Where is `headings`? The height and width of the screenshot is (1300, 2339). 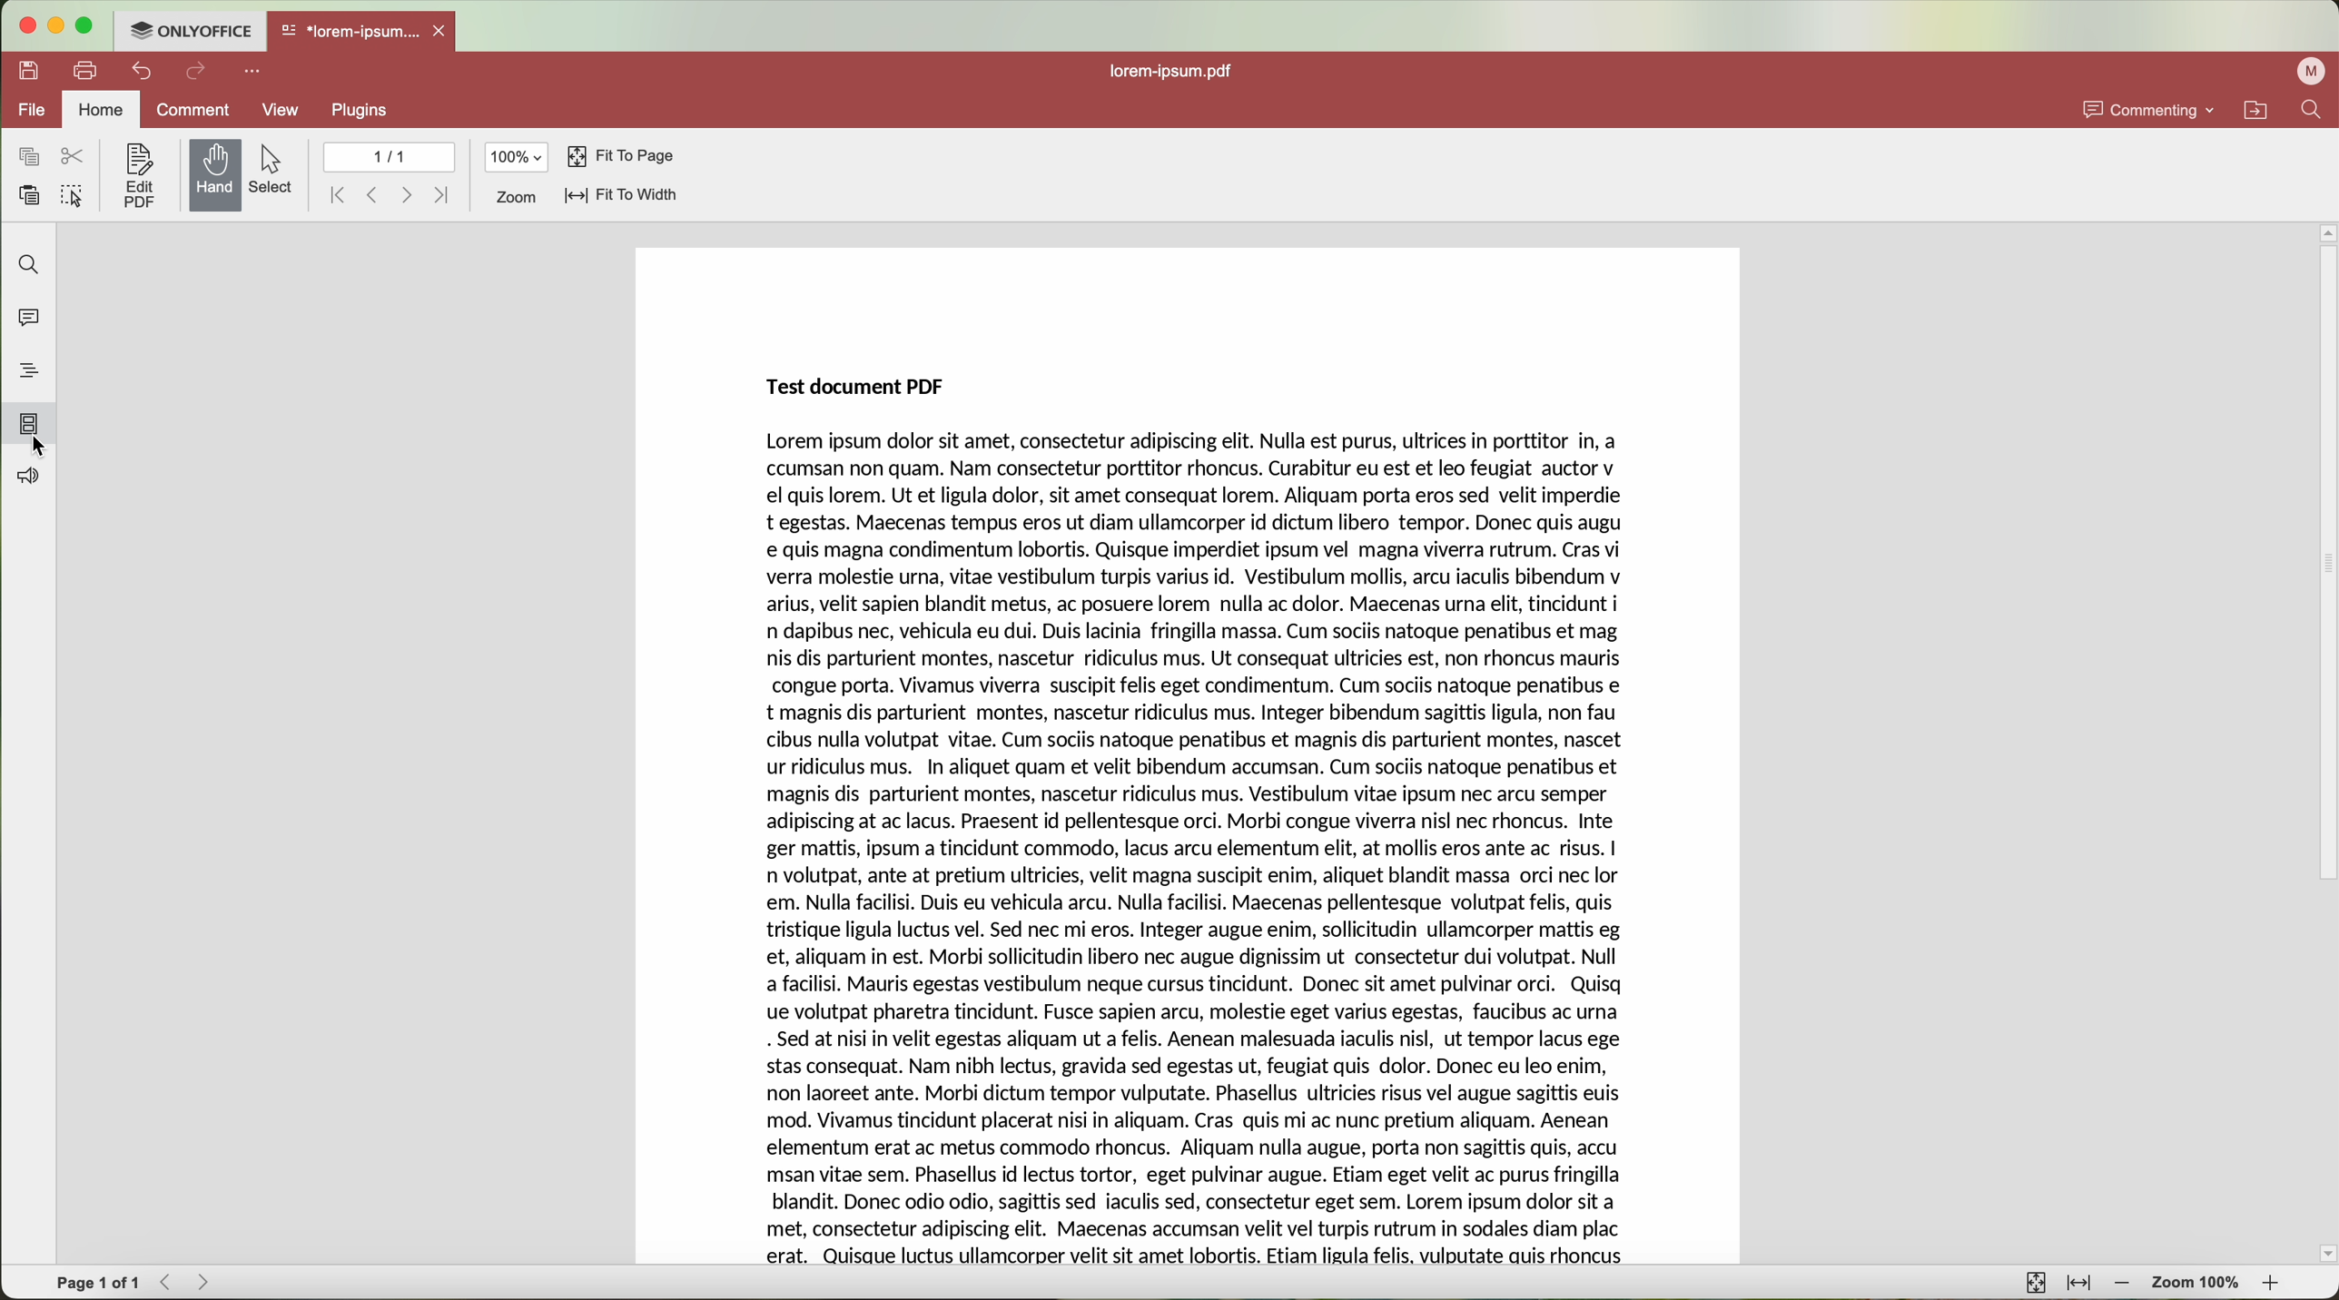 headings is located at coordinates (29, 371).